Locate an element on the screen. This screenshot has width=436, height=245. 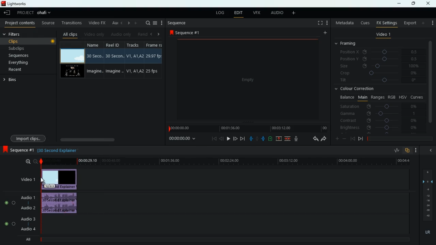
video fx is located at coordinates (96, 22).